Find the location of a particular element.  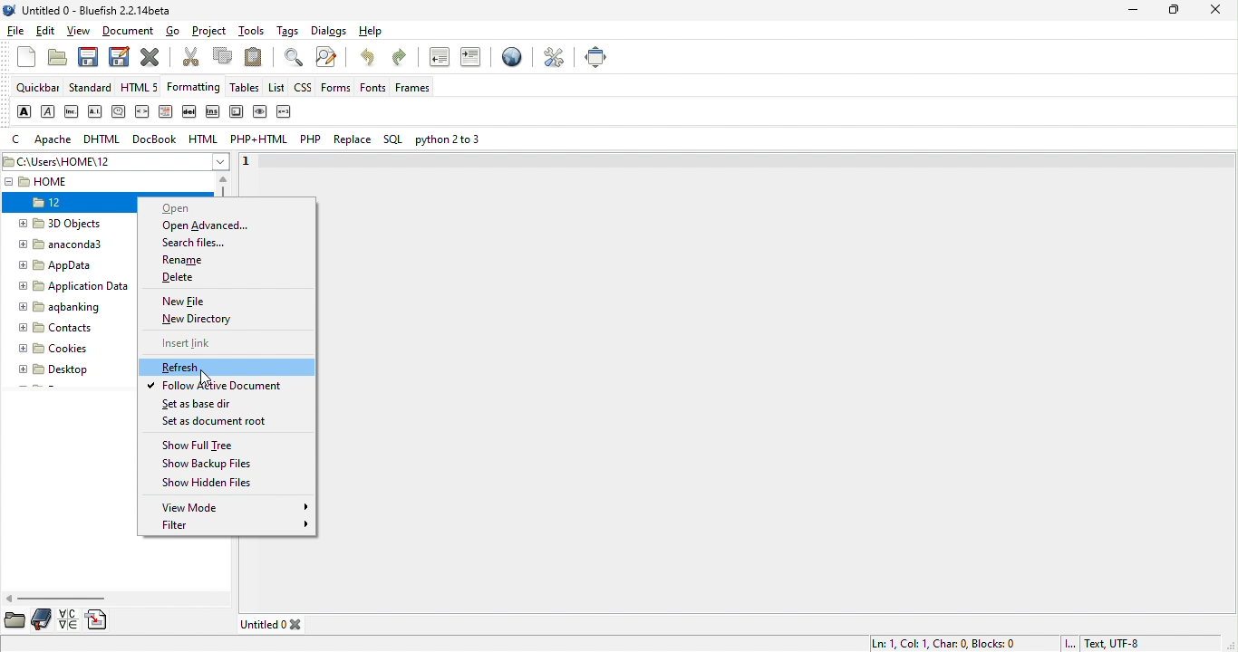

project is located at coordinates (211, 32).